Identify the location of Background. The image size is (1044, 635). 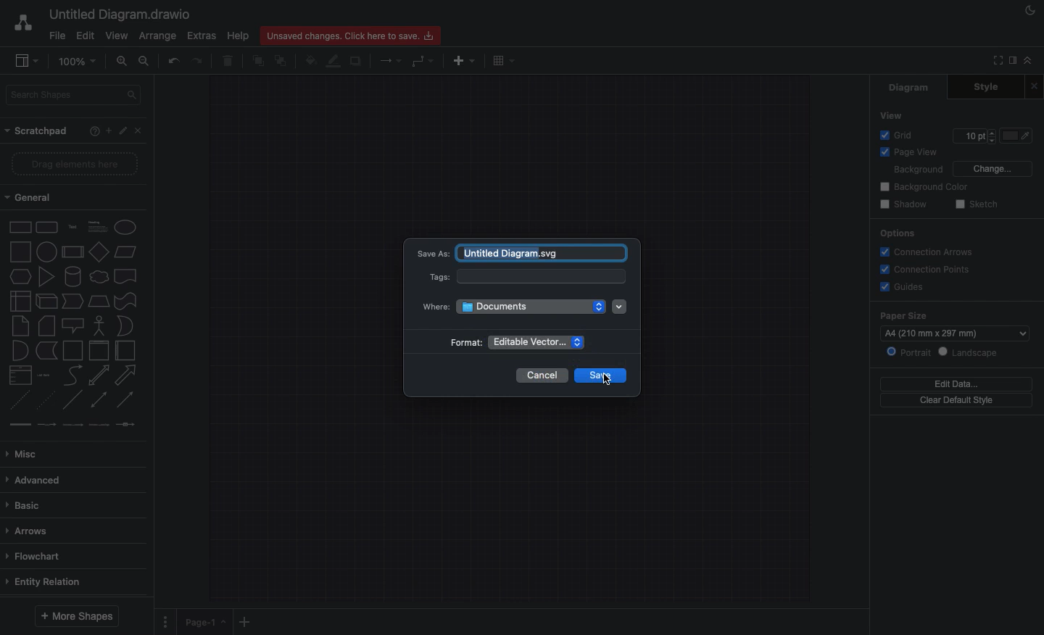
(918, 170).